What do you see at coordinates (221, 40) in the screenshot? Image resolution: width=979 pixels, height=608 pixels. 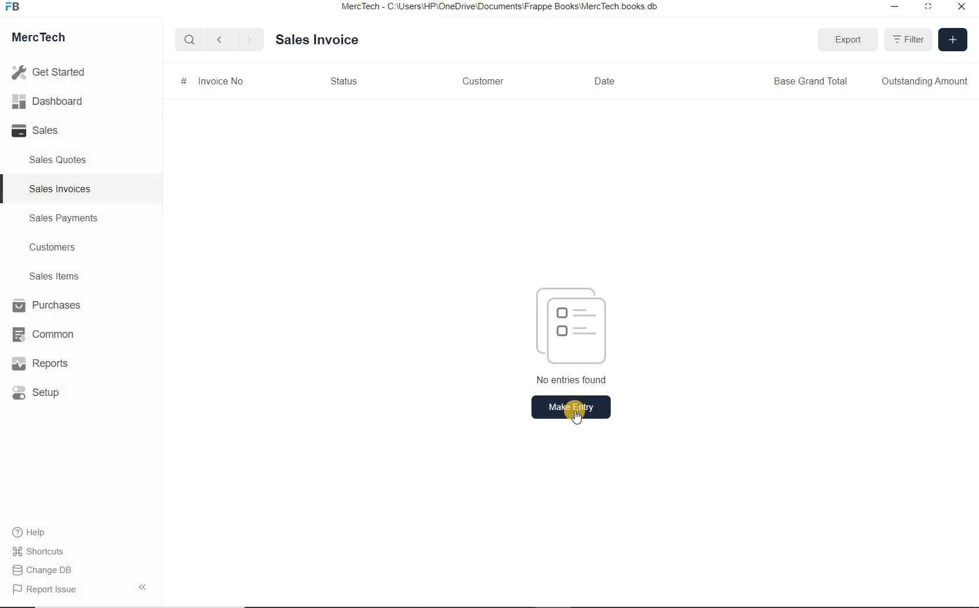 I see `Go back` at bounding box center [221, 40].